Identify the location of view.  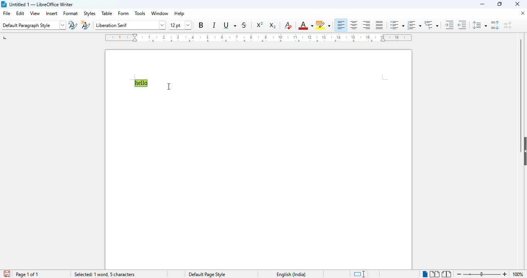
(35, 13).